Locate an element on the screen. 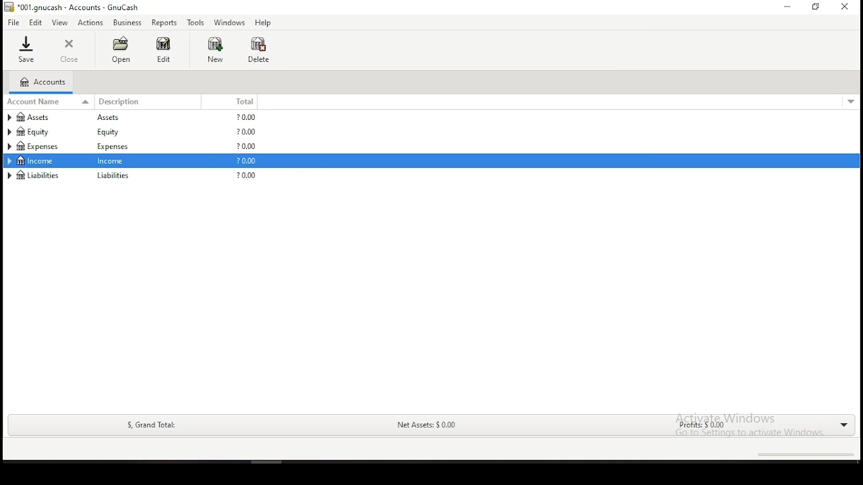  ? 0.00 is located at coordinates (243, 162).